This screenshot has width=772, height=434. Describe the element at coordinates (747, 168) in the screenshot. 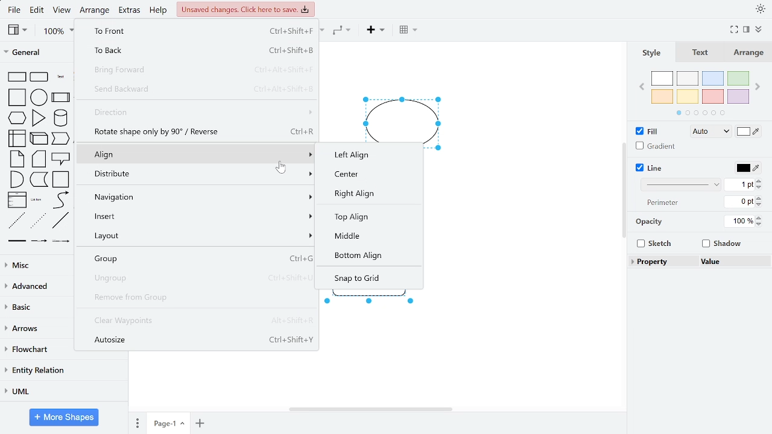

I see `line color` at that location.